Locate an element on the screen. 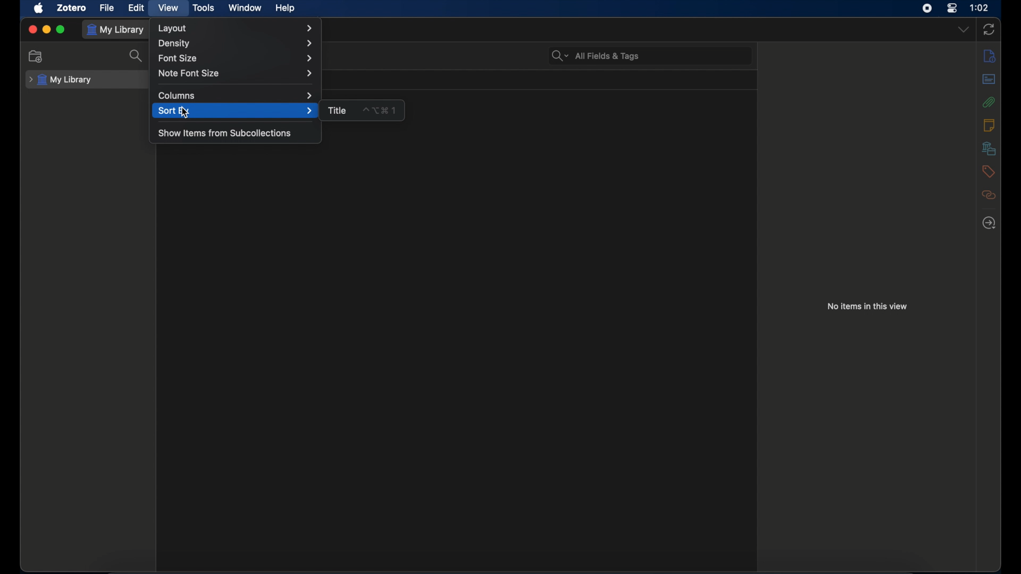 The height and width of the screenshot is (574, 1021). my library is located at coordinates (115, 30).